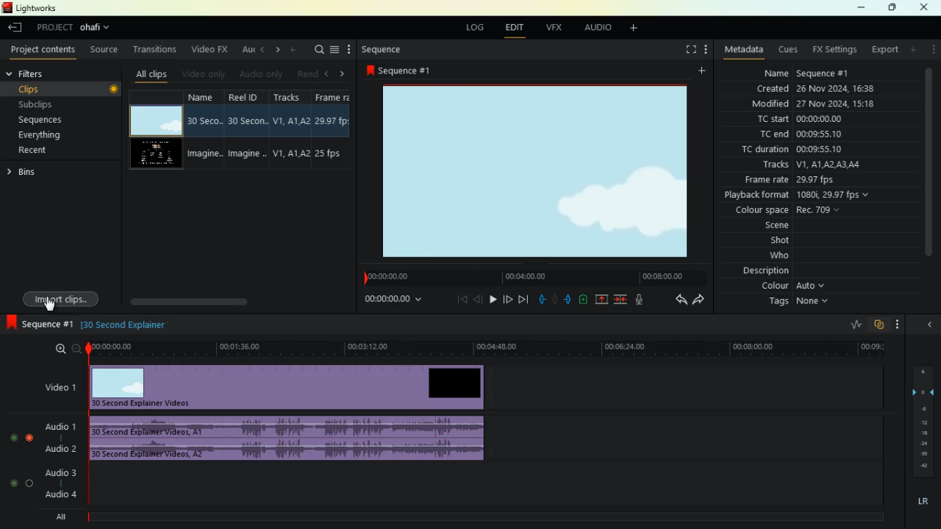  Describe the element at coordinates (790, 50) in the screenshot. I see `cues` at that location.